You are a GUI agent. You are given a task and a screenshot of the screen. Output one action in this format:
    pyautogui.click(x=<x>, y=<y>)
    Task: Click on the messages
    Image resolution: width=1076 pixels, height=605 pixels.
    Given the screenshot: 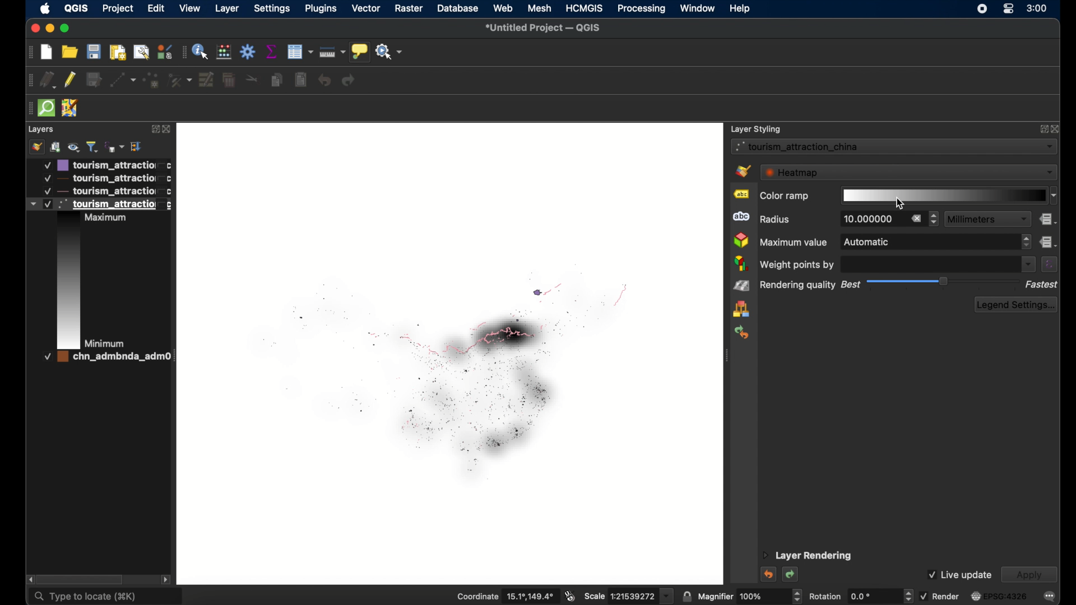 What is the action you would take?
    pyautogui.click(x=1050, y=597)
    